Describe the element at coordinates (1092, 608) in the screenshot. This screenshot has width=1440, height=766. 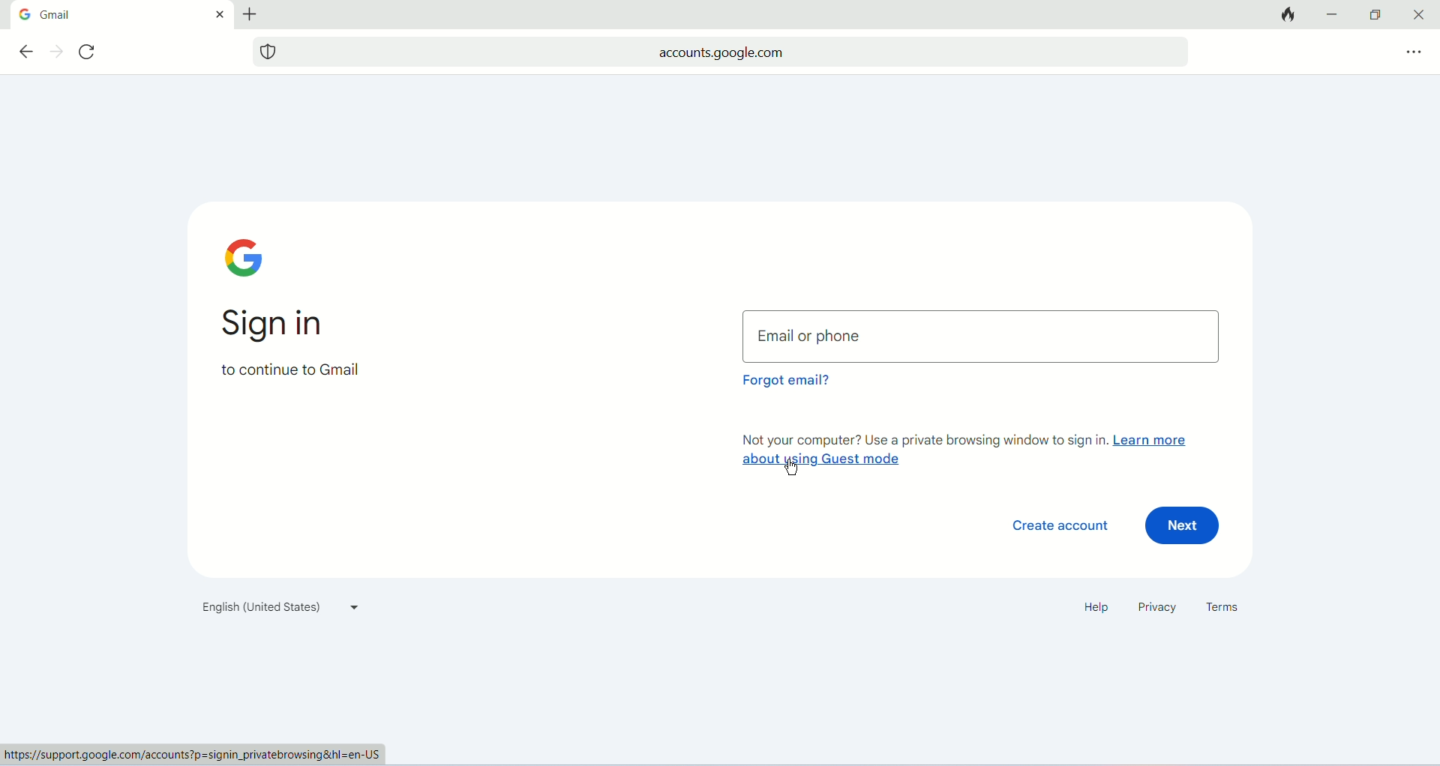
I see `help` at that location.